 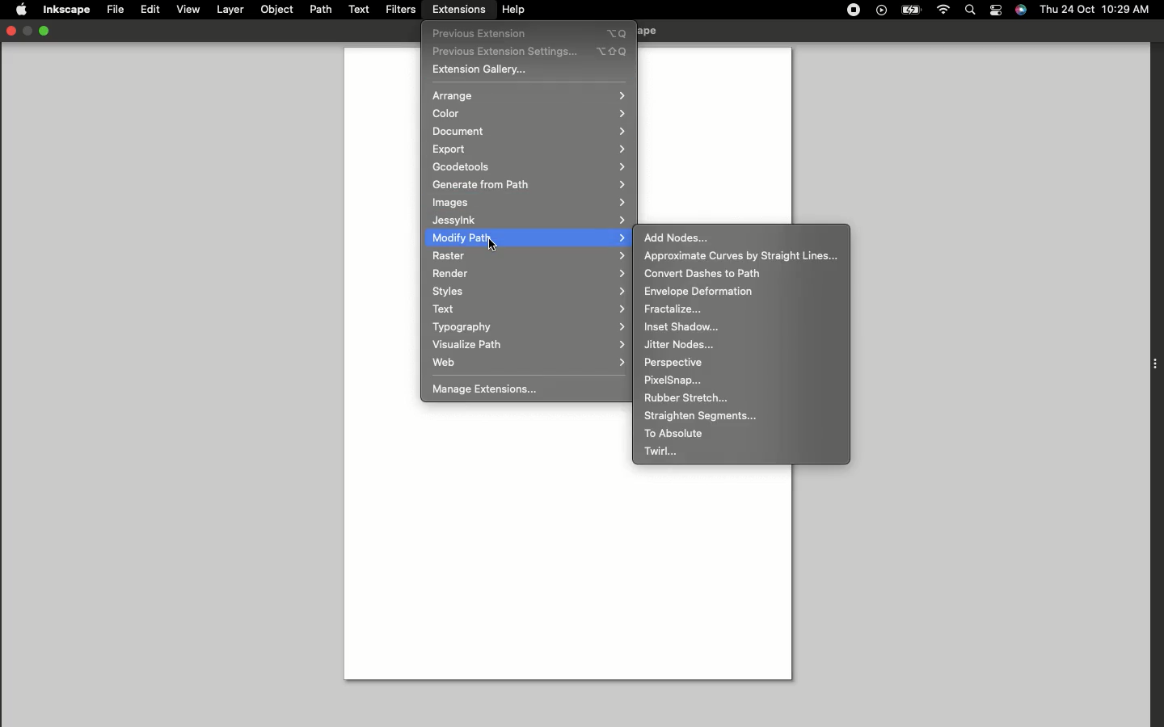 I want to click on Perpective, so click(x=681, y=362).